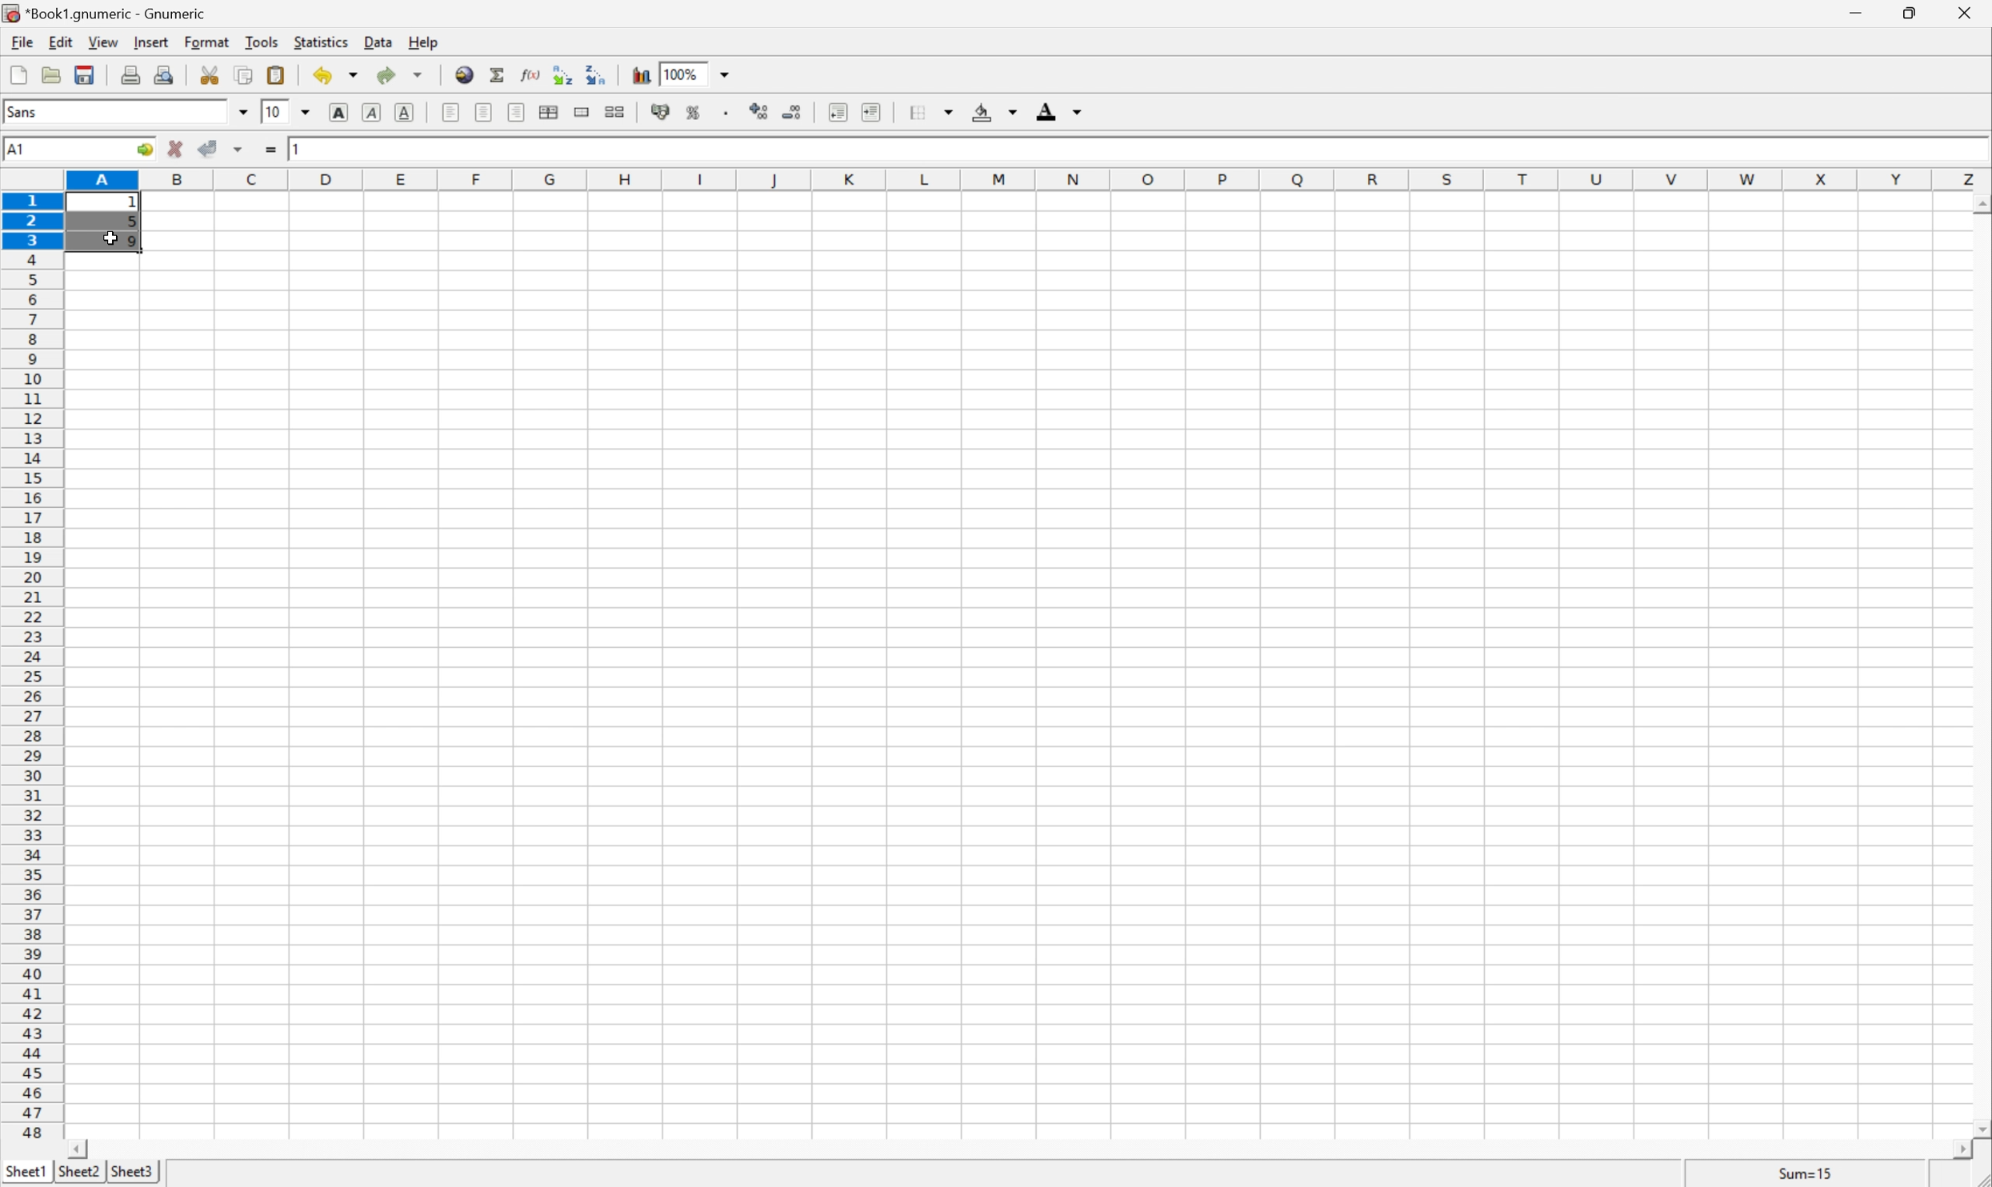 Image resolution: width=1992 pixels, height=1187 pixels. Describe the element at coordinates (263, 41) in the screenshot. I see `tools` at that location.